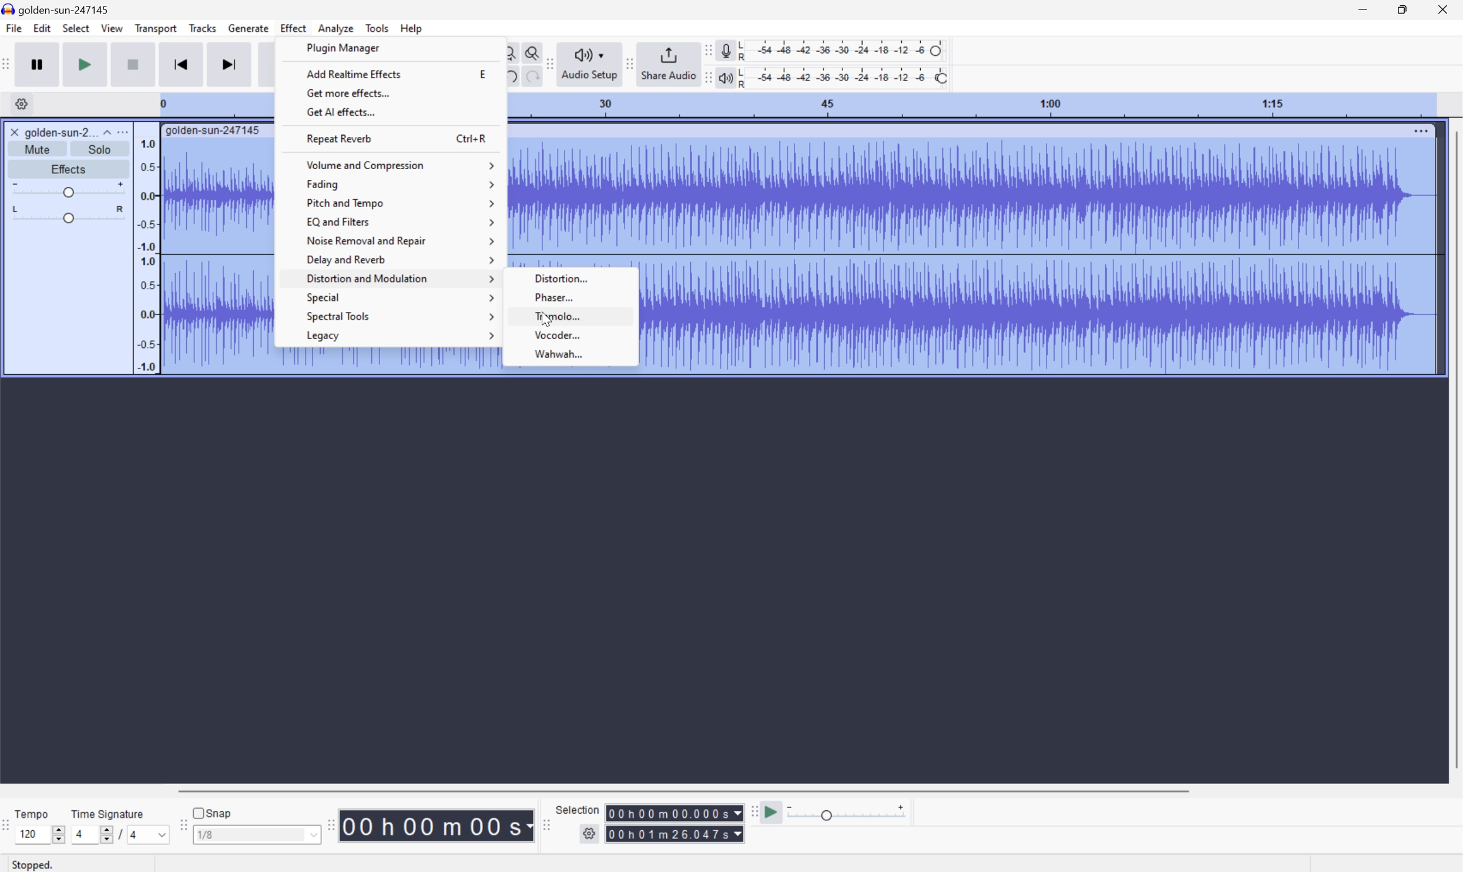 The height and width of the screenshot is (872, 1463). I want to click on Time, so click(437, 824).